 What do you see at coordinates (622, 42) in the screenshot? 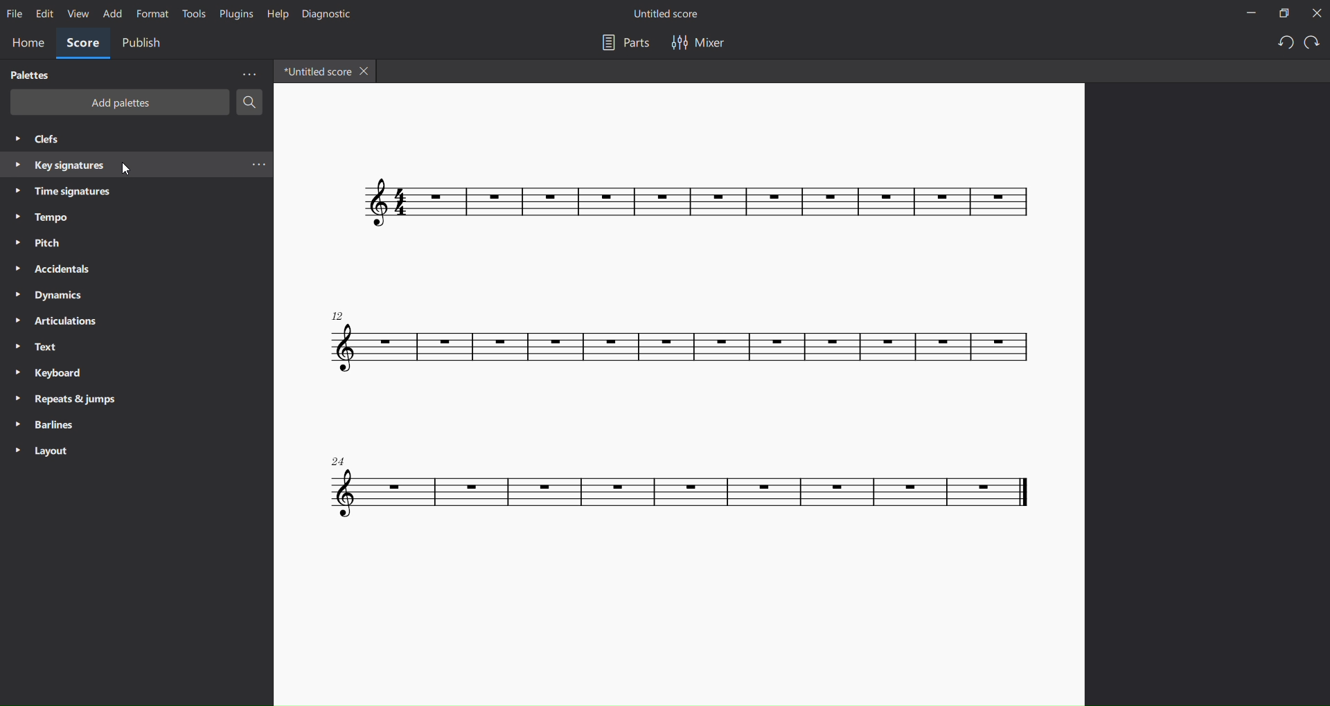
I see `parts` at bounding box center [622, 42].